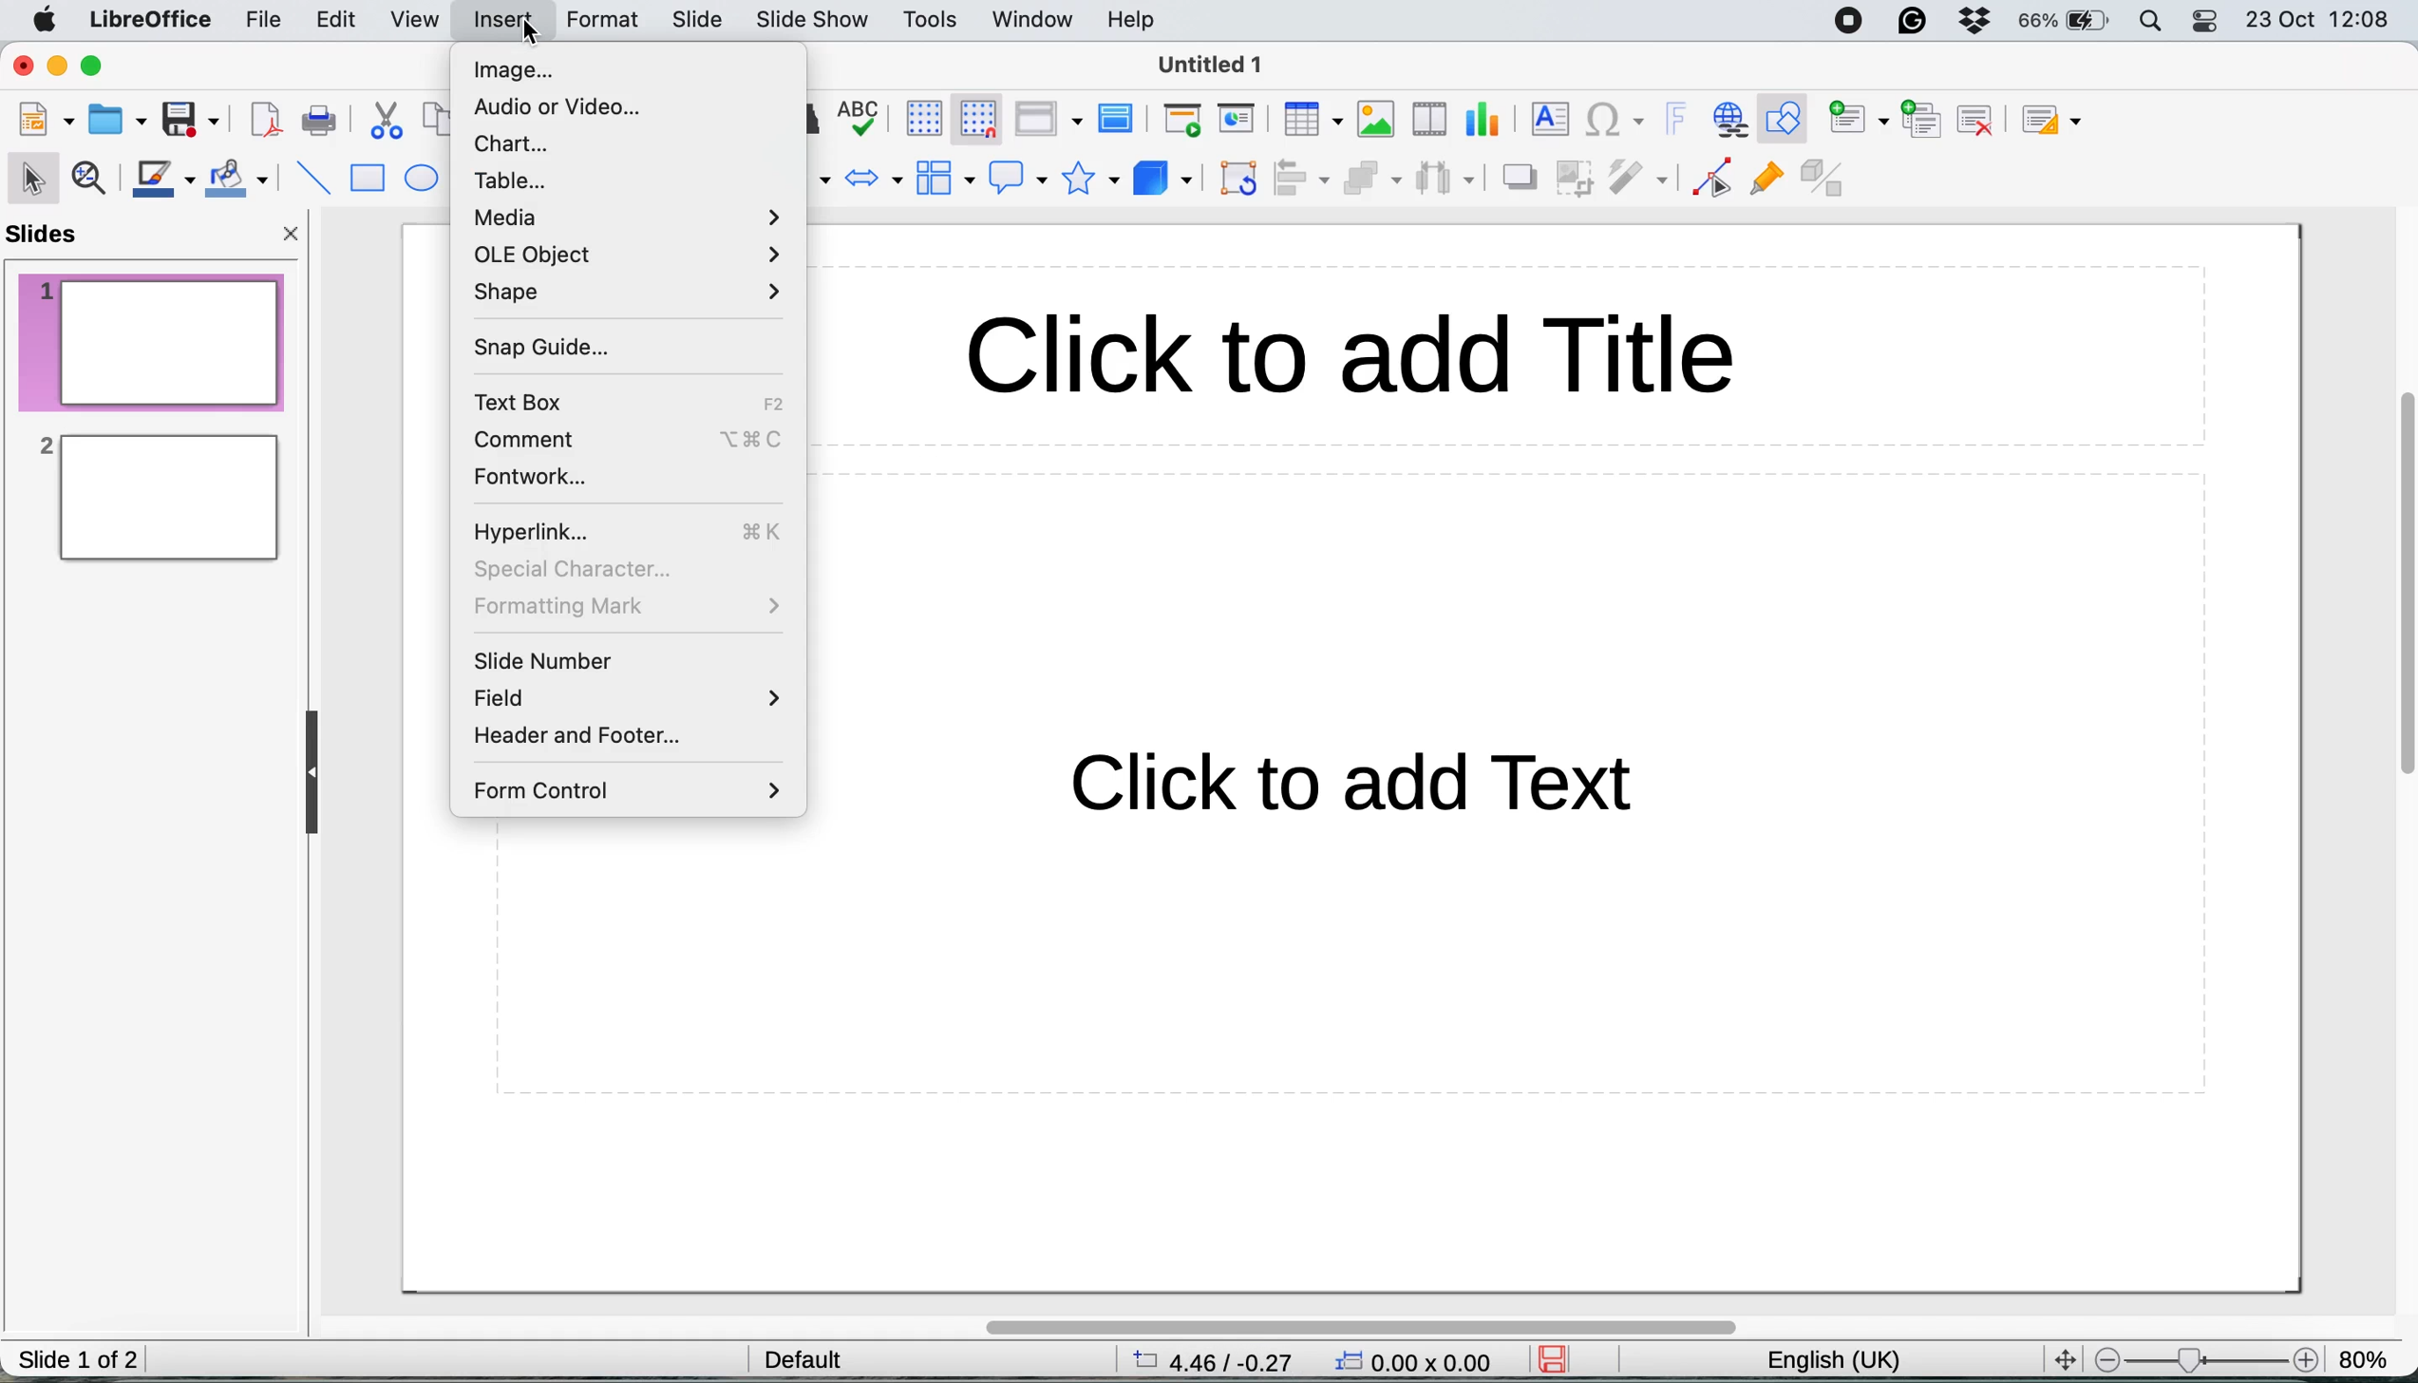 Image resolution: width=2418 pixels, height=1383 pixels. What do you see at coordinates (1642, 180) in the screenshot?
I see `filter` at bounding box center [1642, 180].